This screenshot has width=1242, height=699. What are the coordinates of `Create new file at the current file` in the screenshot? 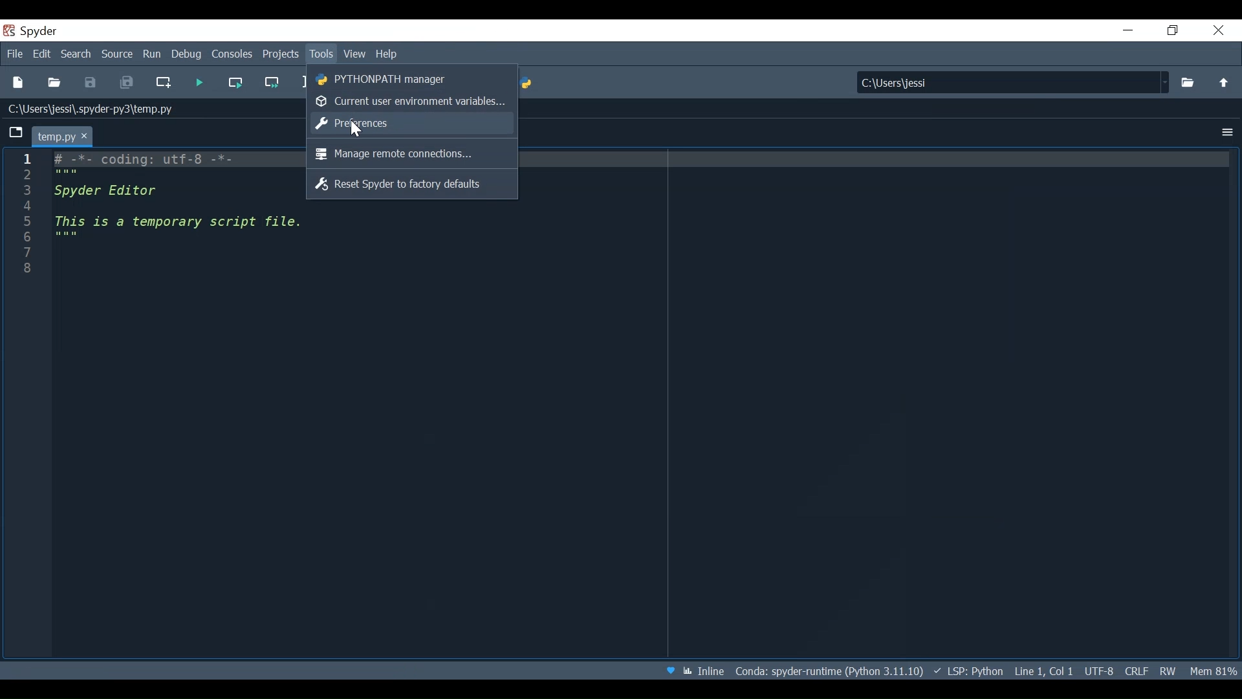 It's located at (164, 83).